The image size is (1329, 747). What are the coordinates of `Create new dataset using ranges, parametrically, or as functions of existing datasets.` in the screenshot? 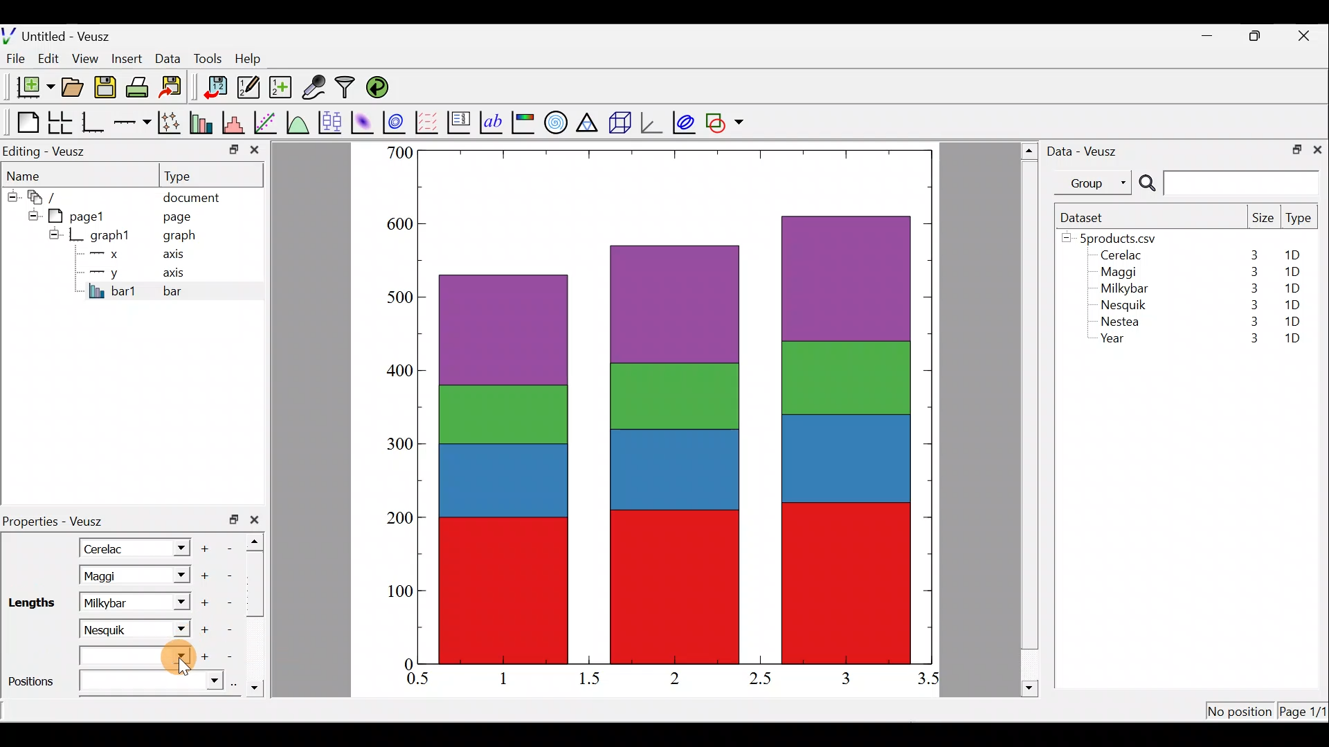 It's located at (282, 88).